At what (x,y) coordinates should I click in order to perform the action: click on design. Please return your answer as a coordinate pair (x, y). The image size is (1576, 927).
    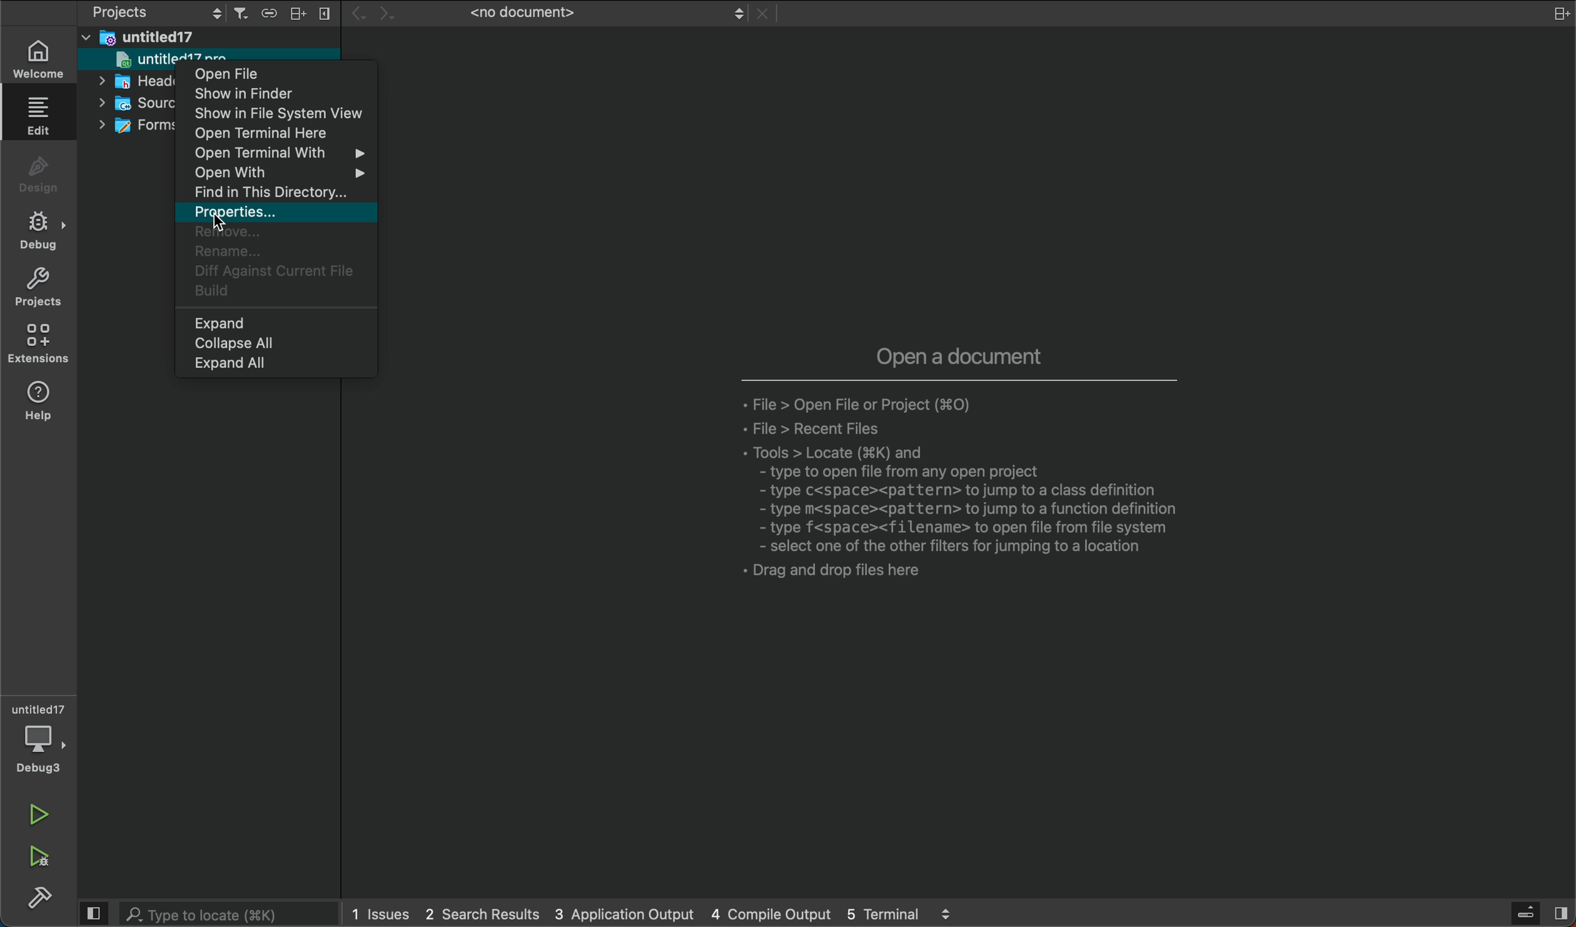
    Looking at the image, I should click on (44, 172).